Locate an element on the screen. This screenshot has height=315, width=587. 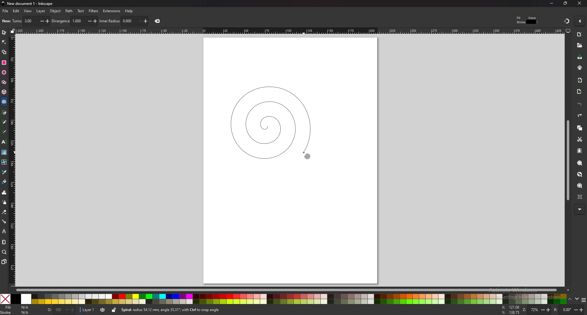
extensions is located at coordinates (112, 11).